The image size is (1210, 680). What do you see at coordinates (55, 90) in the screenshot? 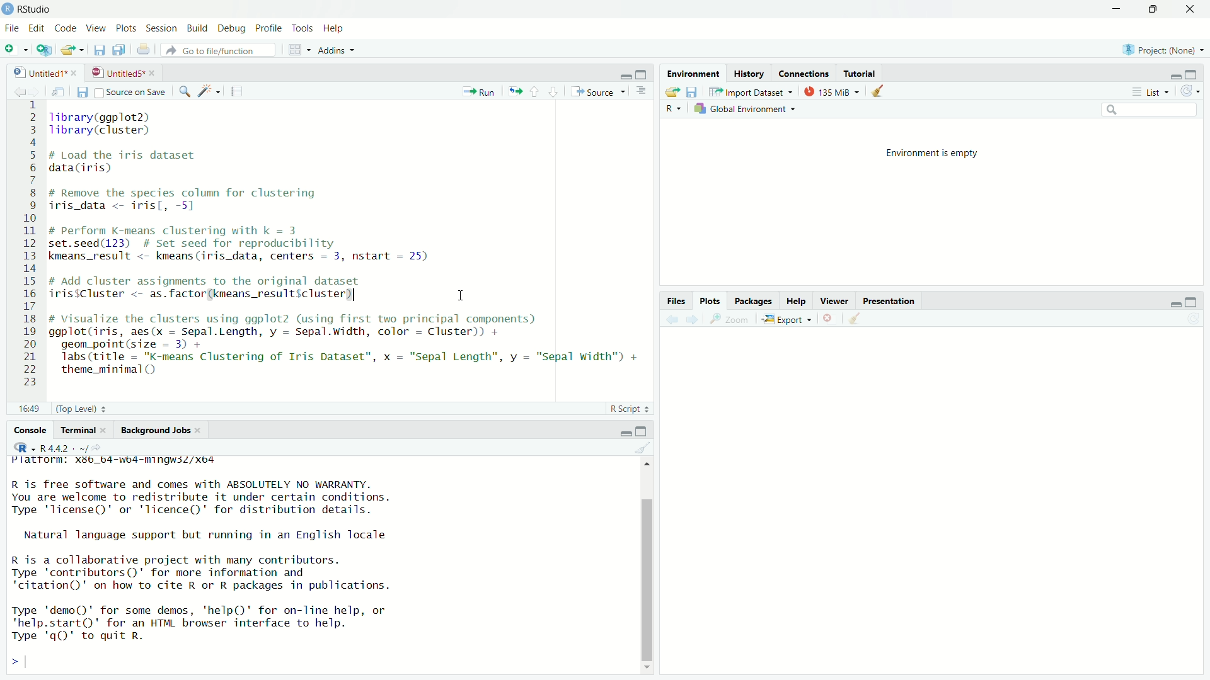
I see `show in new window` at bounding box center [55, 90].